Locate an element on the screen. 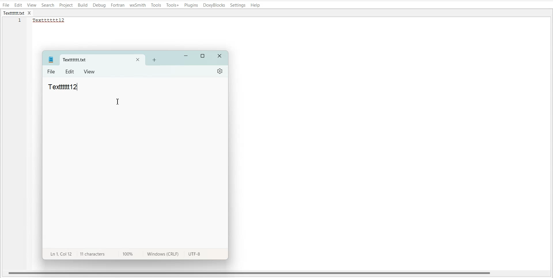  View is located at coordinates (32, 5).